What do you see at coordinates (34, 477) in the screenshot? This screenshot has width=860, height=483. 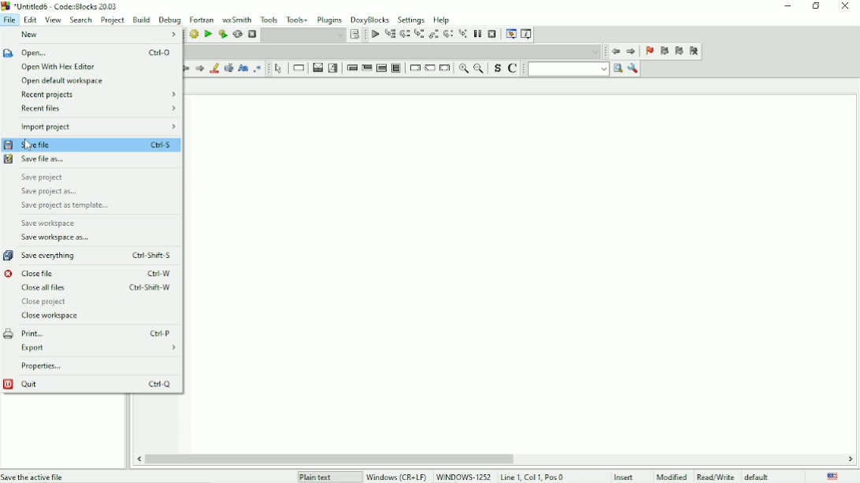 I see `Save the active file` at bounding box center [34, 477].